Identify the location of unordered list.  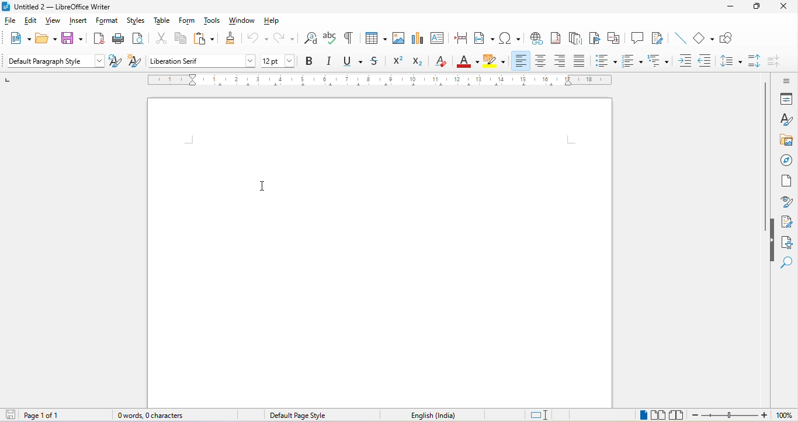
(606, 61).